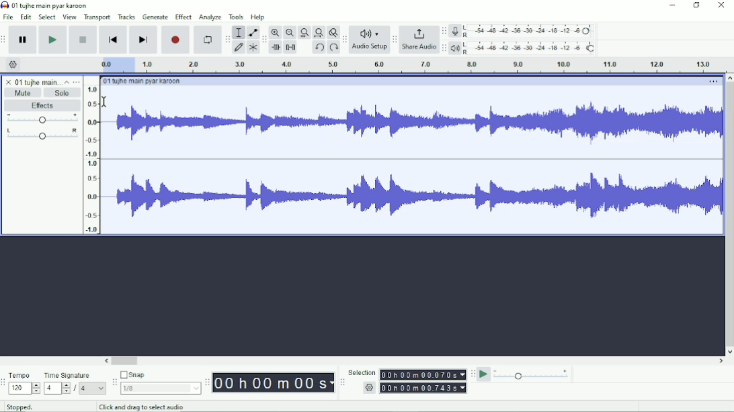  I want to click on Logo, so click(5, 5).